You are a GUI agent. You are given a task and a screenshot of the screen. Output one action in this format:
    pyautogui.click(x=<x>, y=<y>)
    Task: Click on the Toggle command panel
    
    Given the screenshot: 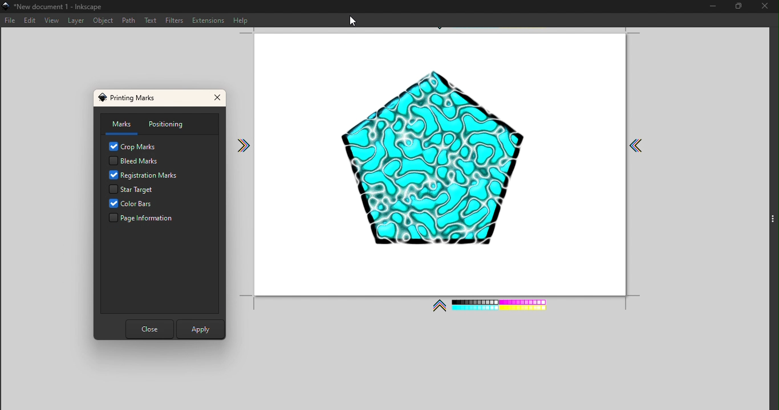 What is the action you would take?
    pyautogui.click(x=773, y=219)
    